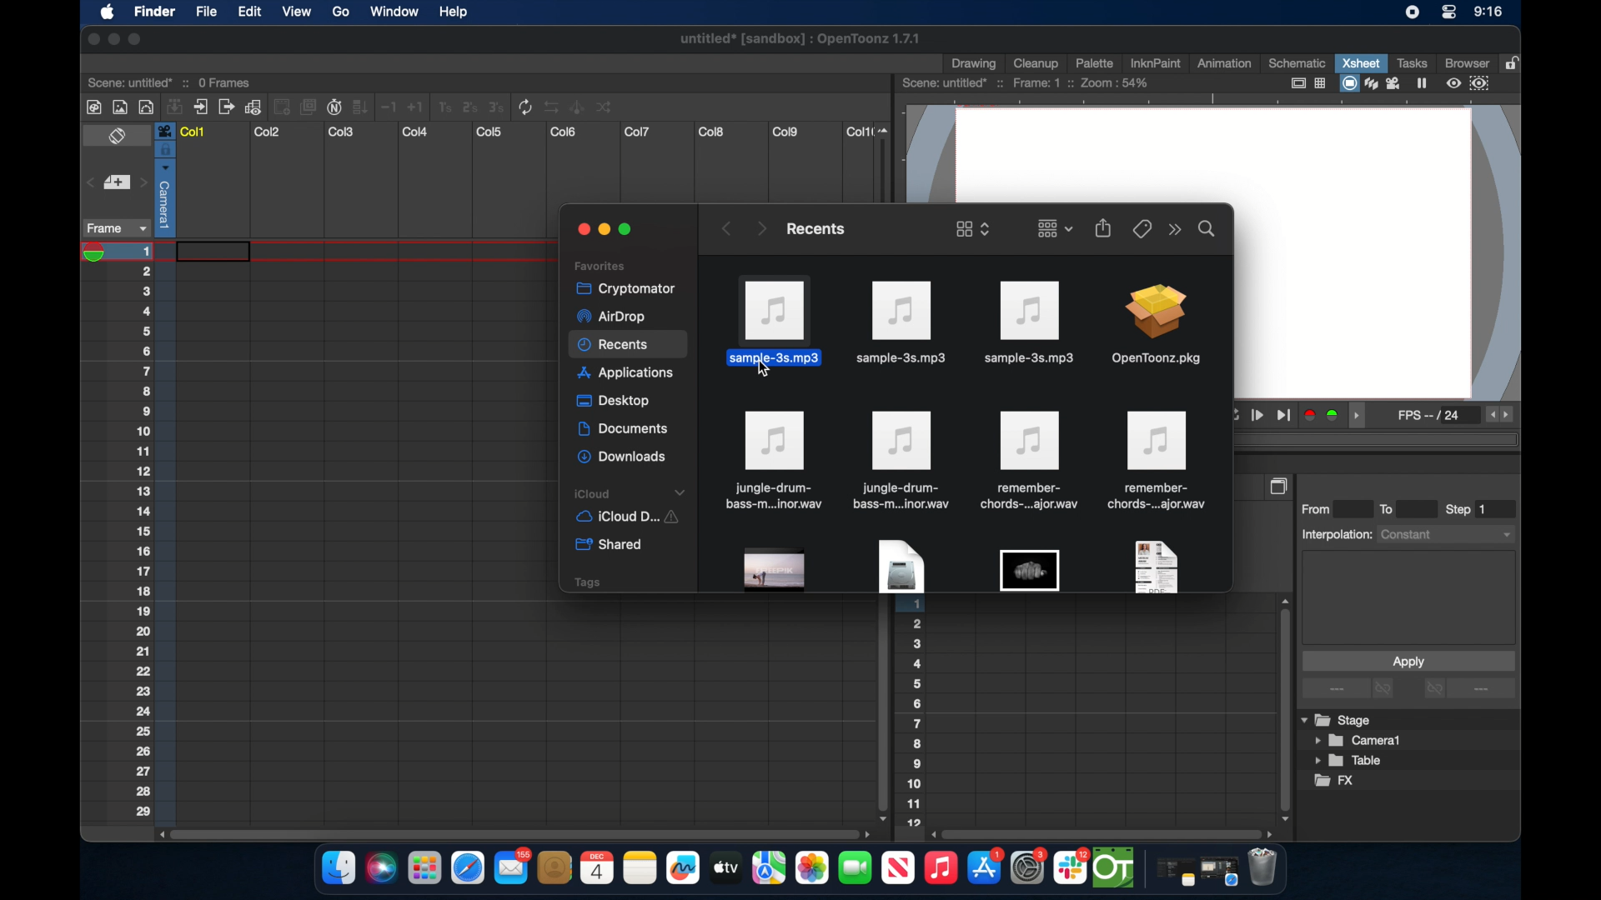 This screenshot has width=1601, height=900. I want to click on freeform, so click(684, 868).